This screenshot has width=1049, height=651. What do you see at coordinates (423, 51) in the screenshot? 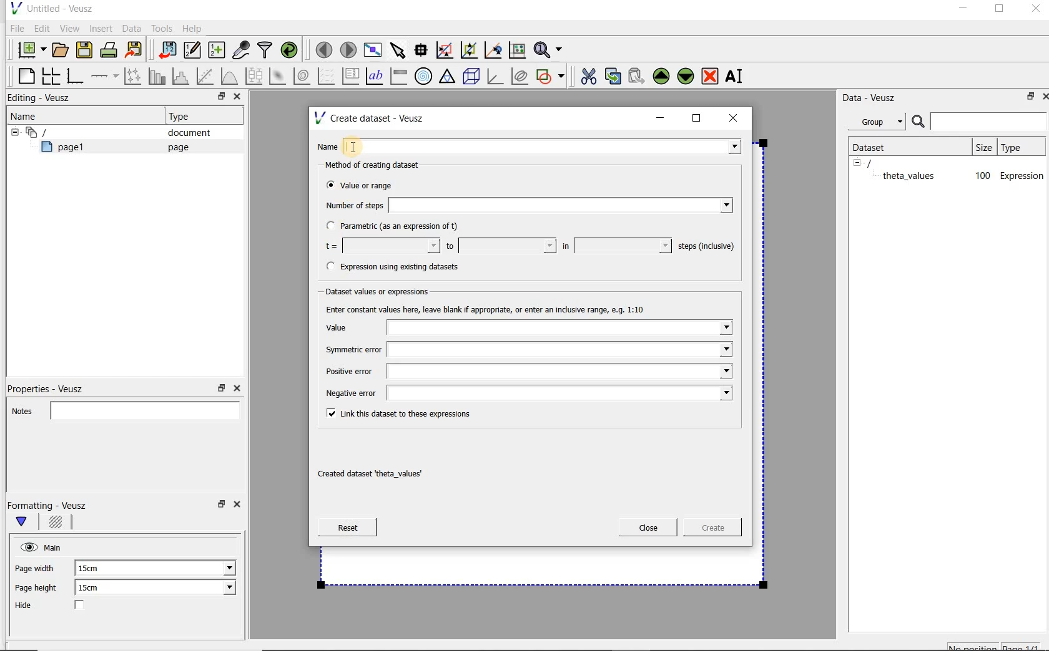
I see `Read data points on the graph` at bounding box center [423, 51].